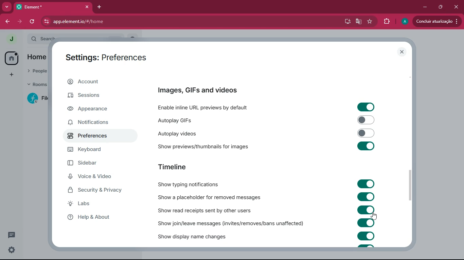  Describe the element at coordinates (188, 183) in the screenshot. I see `show typing notifications` at that location.